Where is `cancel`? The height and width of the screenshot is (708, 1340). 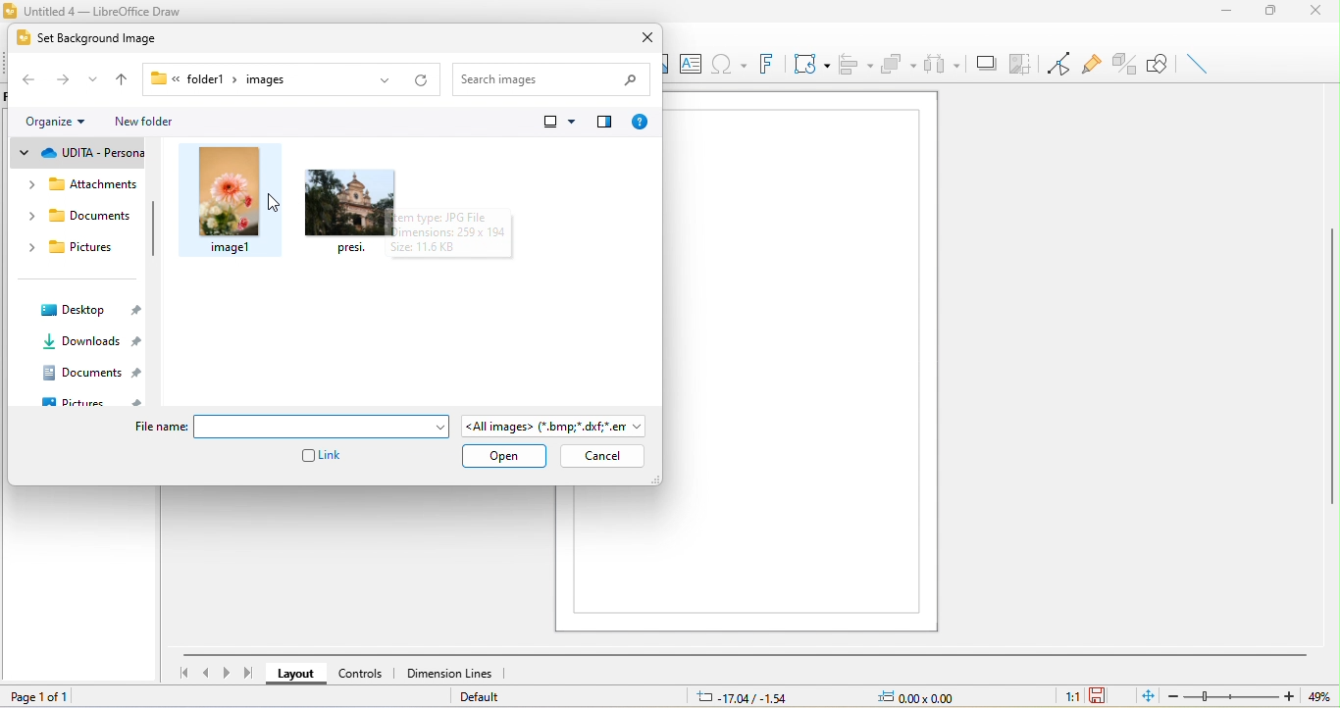 cancel is located at coordinates (601, 456).